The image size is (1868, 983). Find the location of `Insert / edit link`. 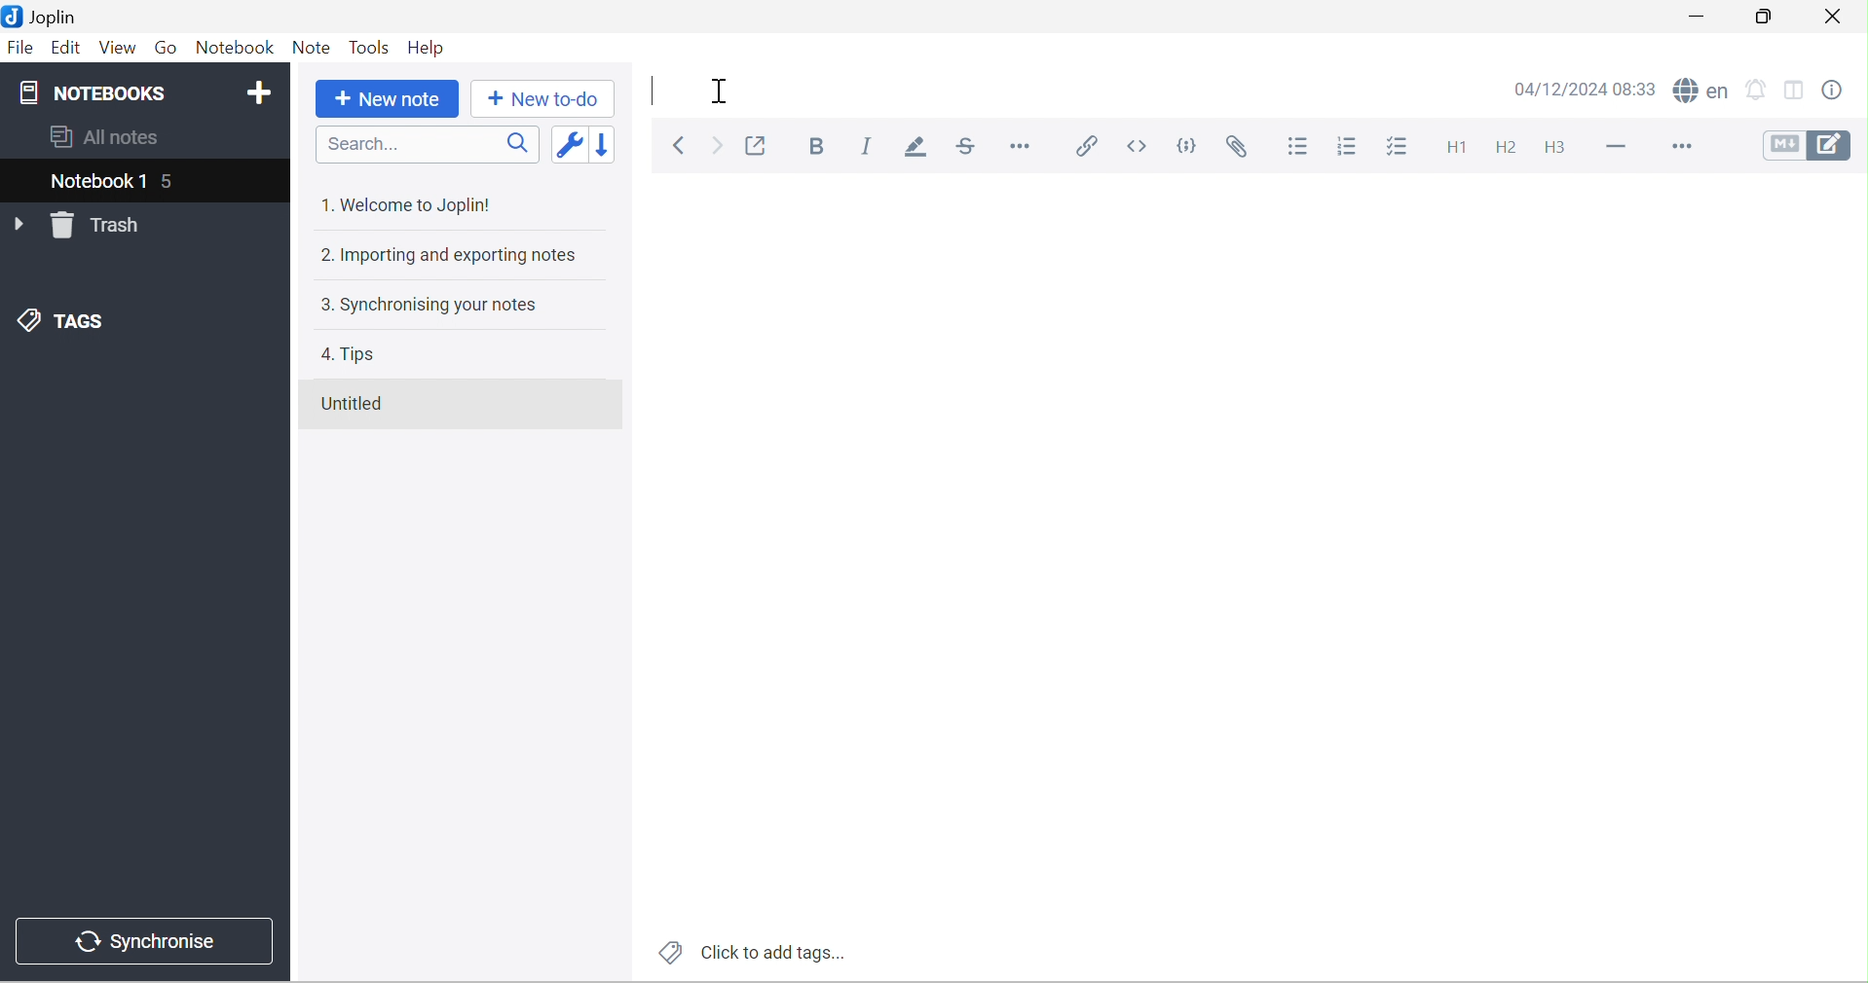

Insert / edit link is located at coordinates (1086, 145).